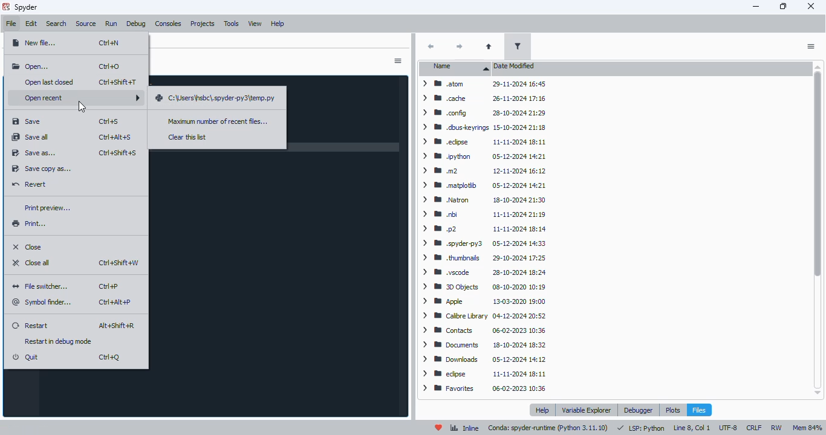  I want to click on > BW matplotib 05-12-2024 14:21, so click(482, 185).